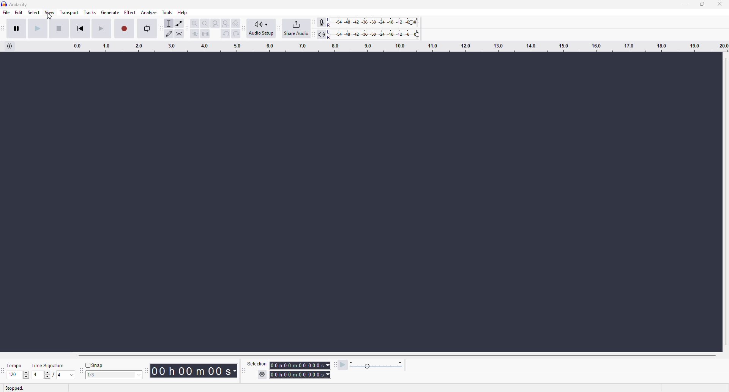 This screenshot has width=729, height=392. Describe the element at coordinates (36, 374) in the screenshot. I see `4` at that location.